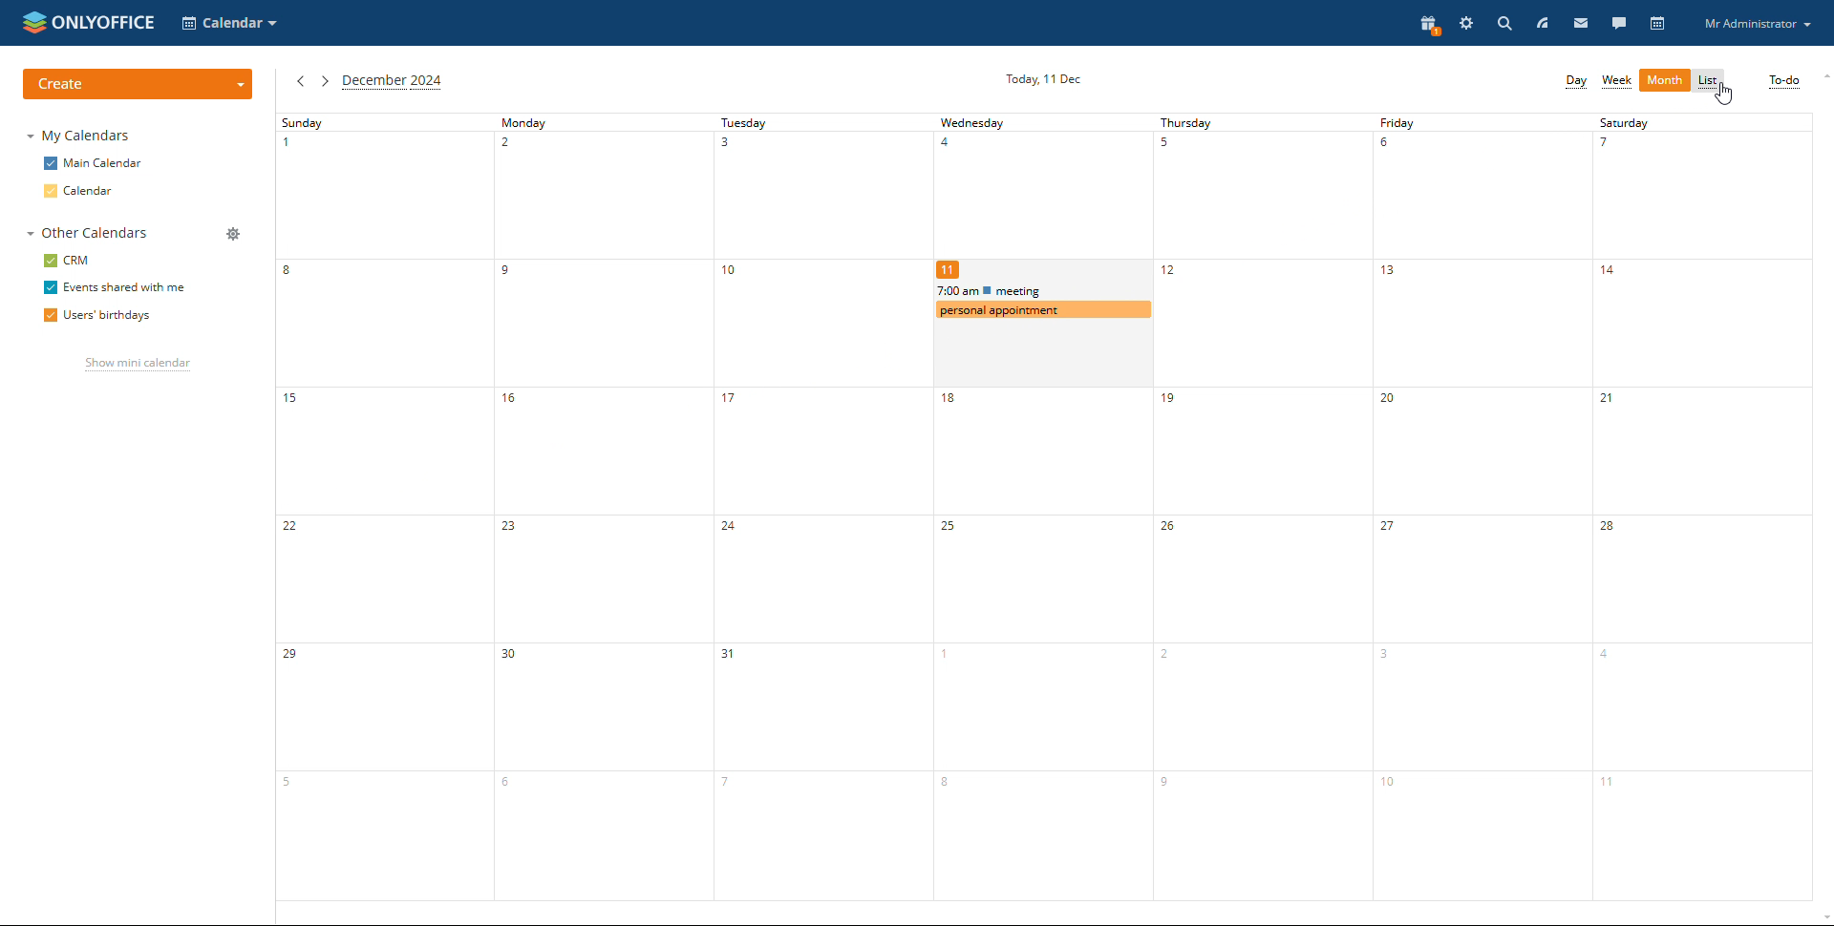  I want to click on , so click(1467, 23).